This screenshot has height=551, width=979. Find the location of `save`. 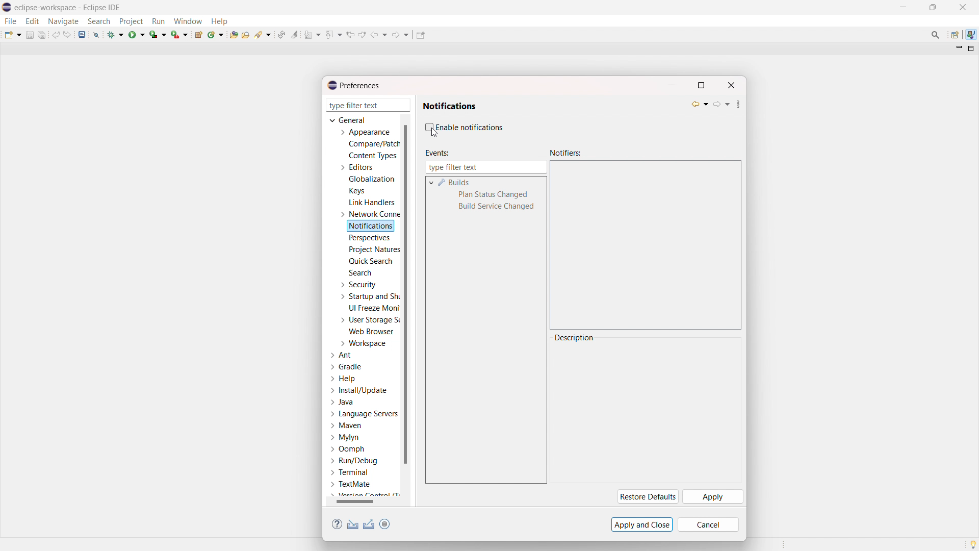

save is located at coordinates (30, 35).